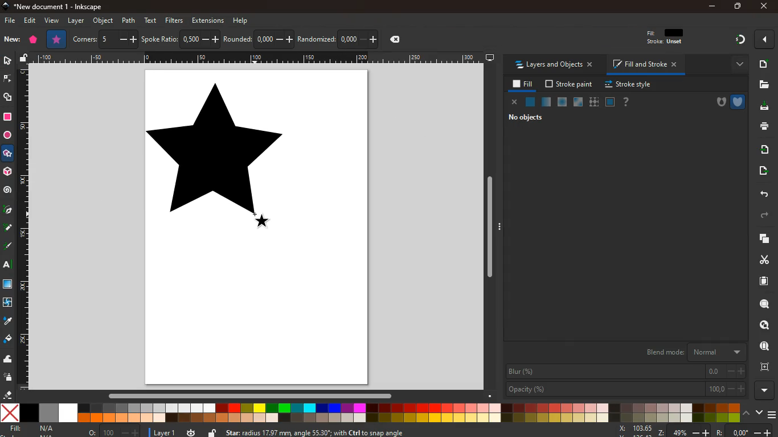 This screenshot has width=778, height=437. Describe the element at coordinates (761, 195) in the screenshot. I see `back` at that location.